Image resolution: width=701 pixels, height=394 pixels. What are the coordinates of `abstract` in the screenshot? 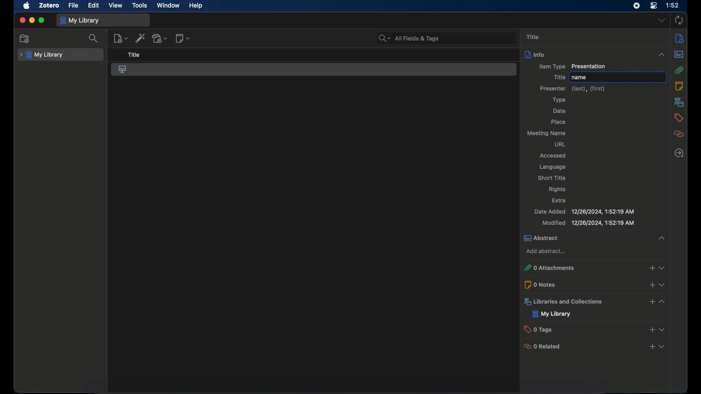 It's located at (679, 54).